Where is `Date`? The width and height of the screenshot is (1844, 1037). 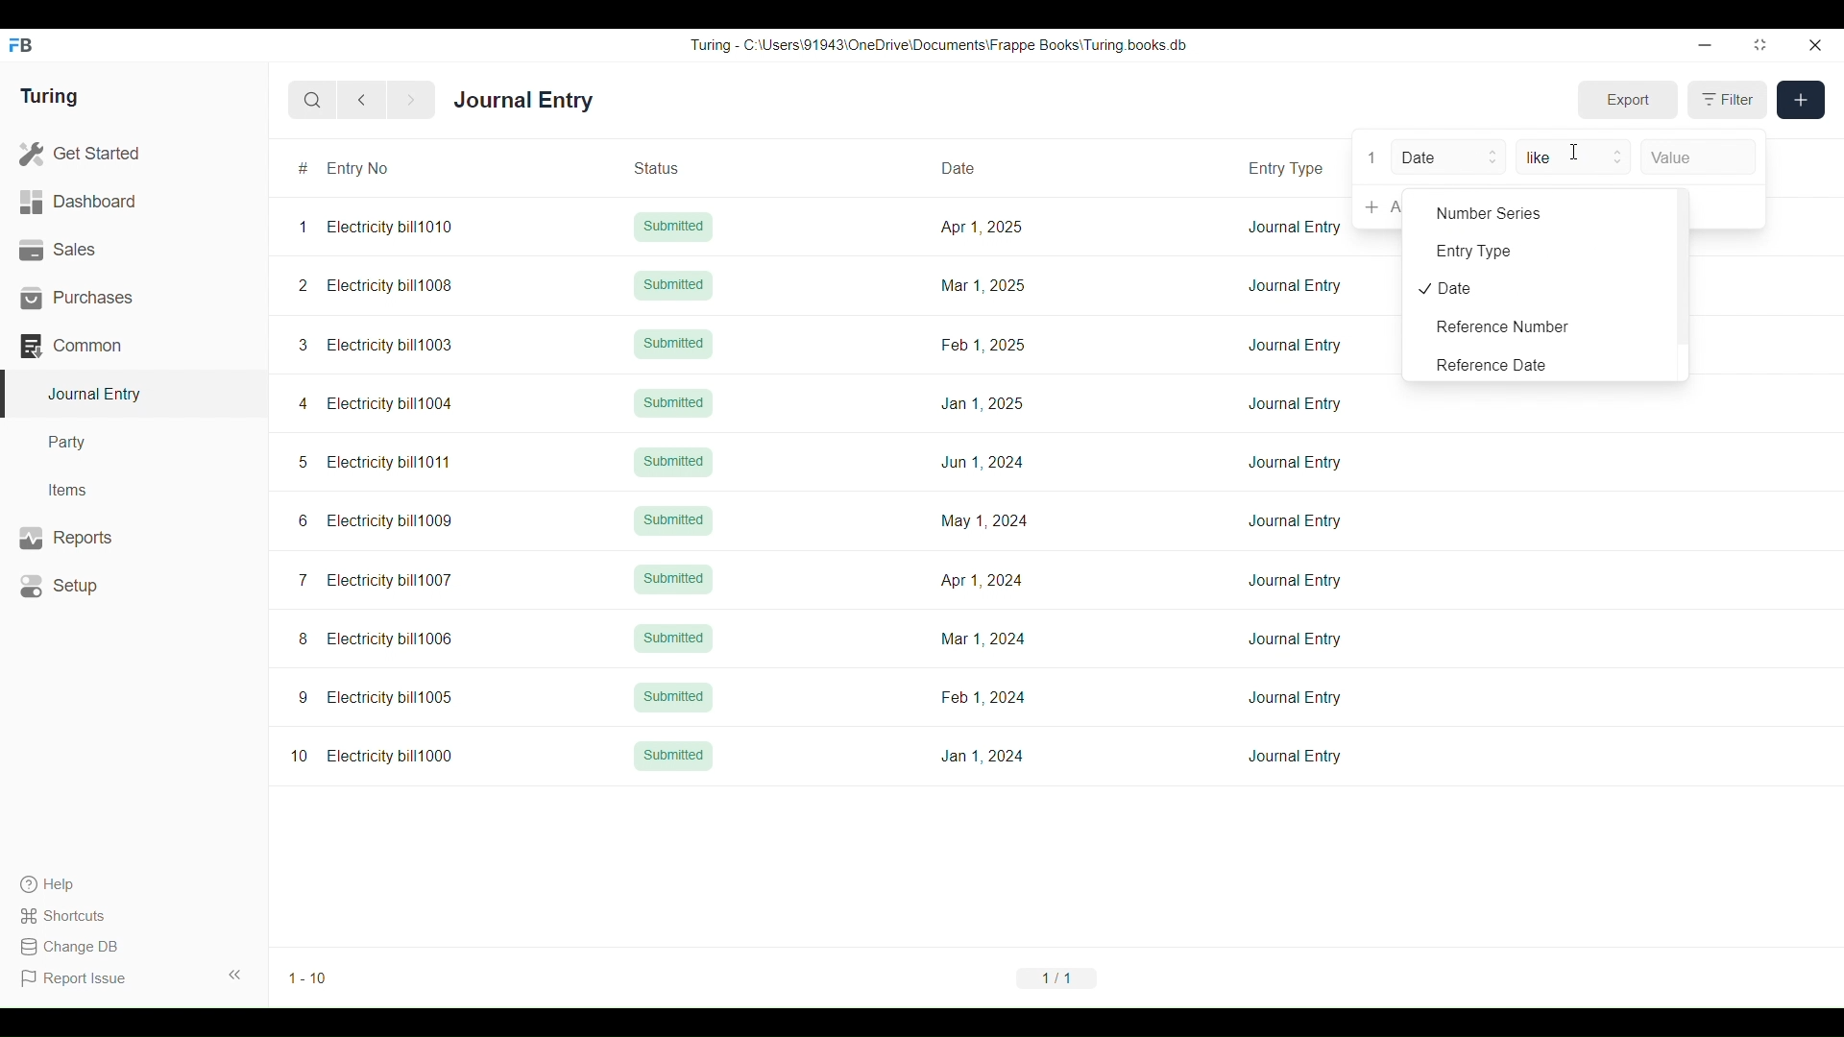 Date is located at coordinates (1448, 157).